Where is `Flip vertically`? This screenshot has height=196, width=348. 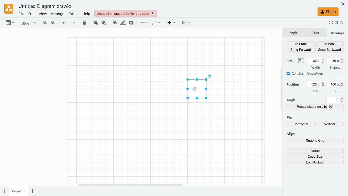 Flip vertically is located at coordinates (331, 125).